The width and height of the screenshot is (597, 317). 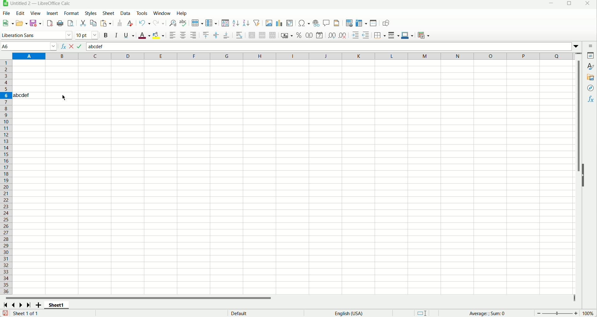 What do you see at coordinates (63, 97) in the screenshot?
I see `cursor` at bounding box center [63, 97].